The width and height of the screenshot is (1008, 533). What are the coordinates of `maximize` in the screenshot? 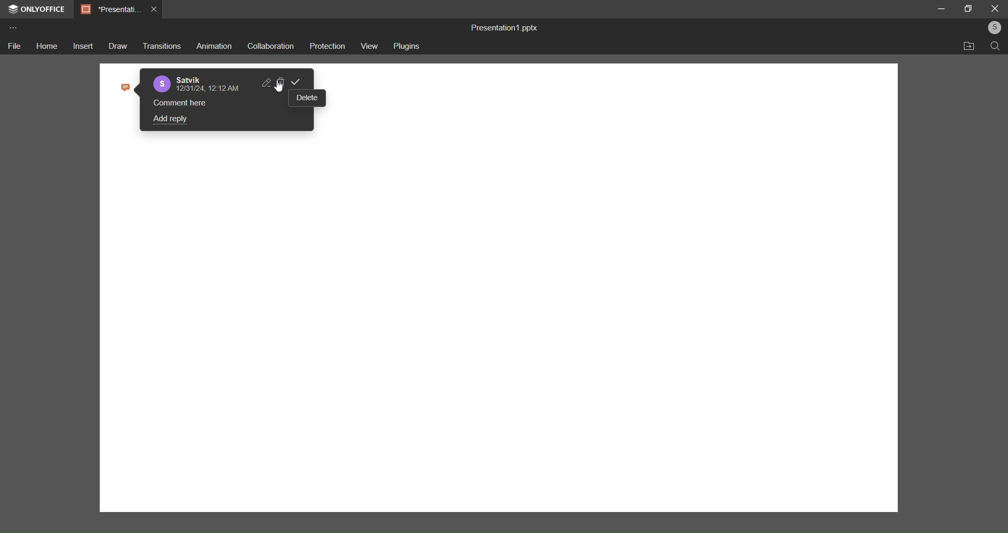 It's located at (968, 8).